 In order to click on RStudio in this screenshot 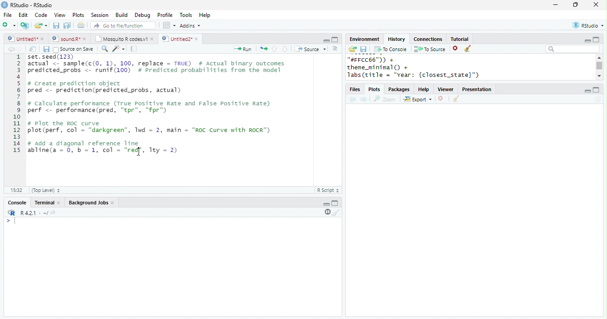, I will do `click(589, 25)`.